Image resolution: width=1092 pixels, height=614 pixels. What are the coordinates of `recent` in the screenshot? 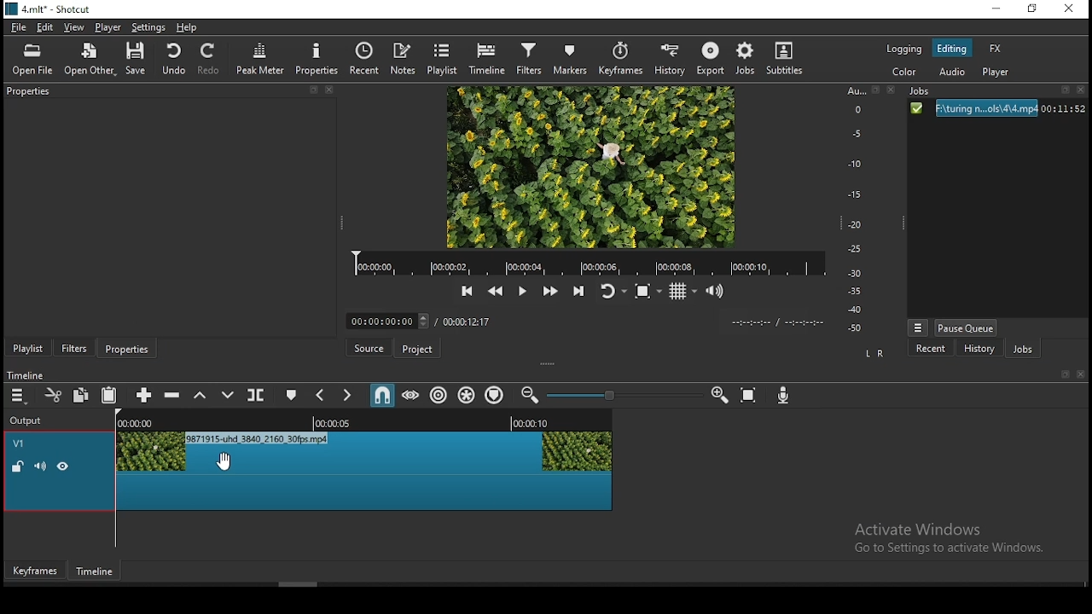 It's located at (369, 59).